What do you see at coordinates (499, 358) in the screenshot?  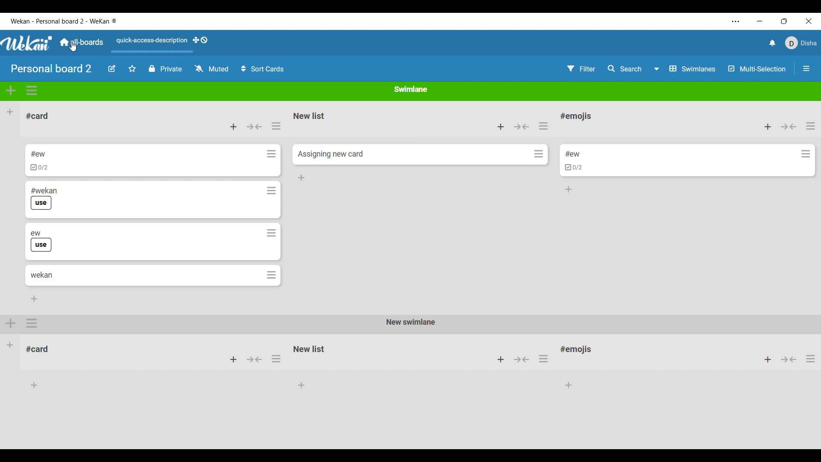 I see `add` at bounding box center [499, 358].